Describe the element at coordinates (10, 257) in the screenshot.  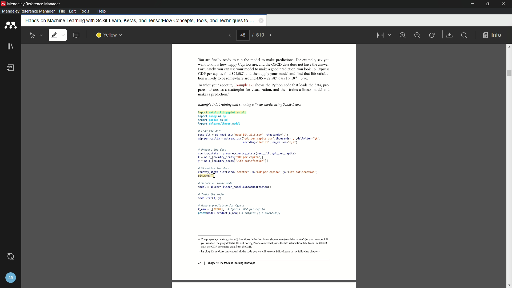
I see `sync` at that location.